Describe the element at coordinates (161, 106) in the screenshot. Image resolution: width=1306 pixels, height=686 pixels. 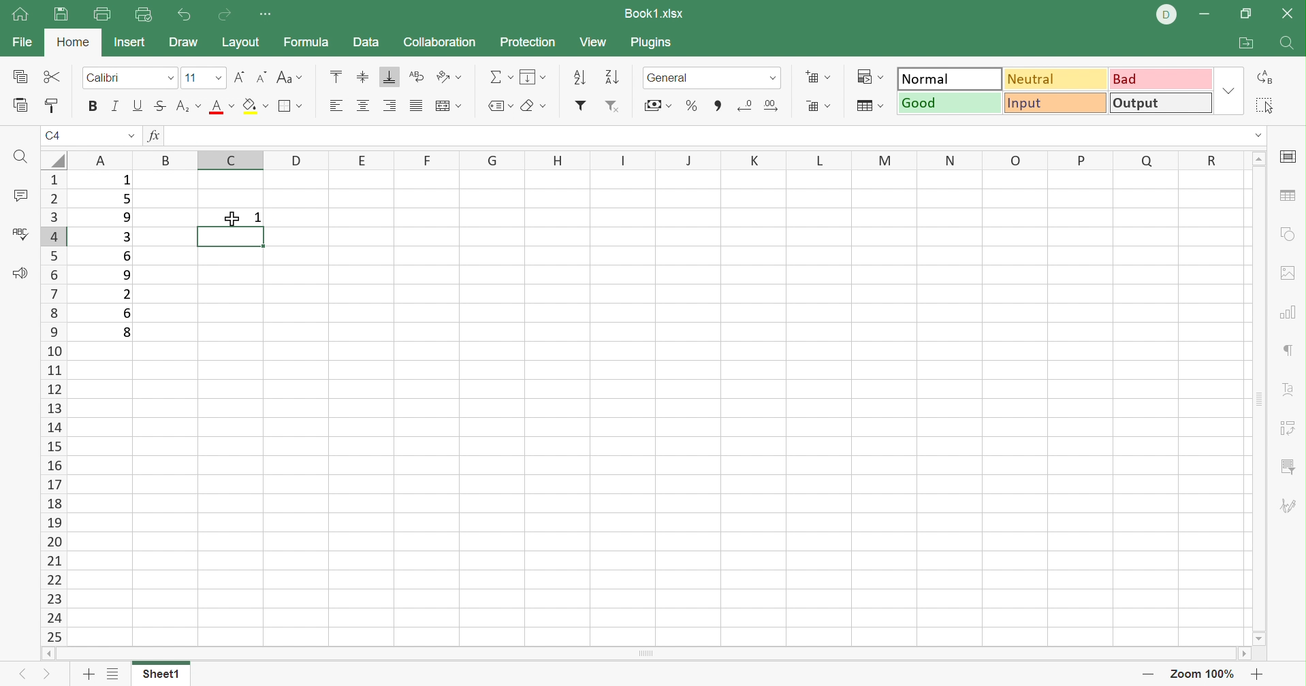
I see `Strikethrough` at that location.